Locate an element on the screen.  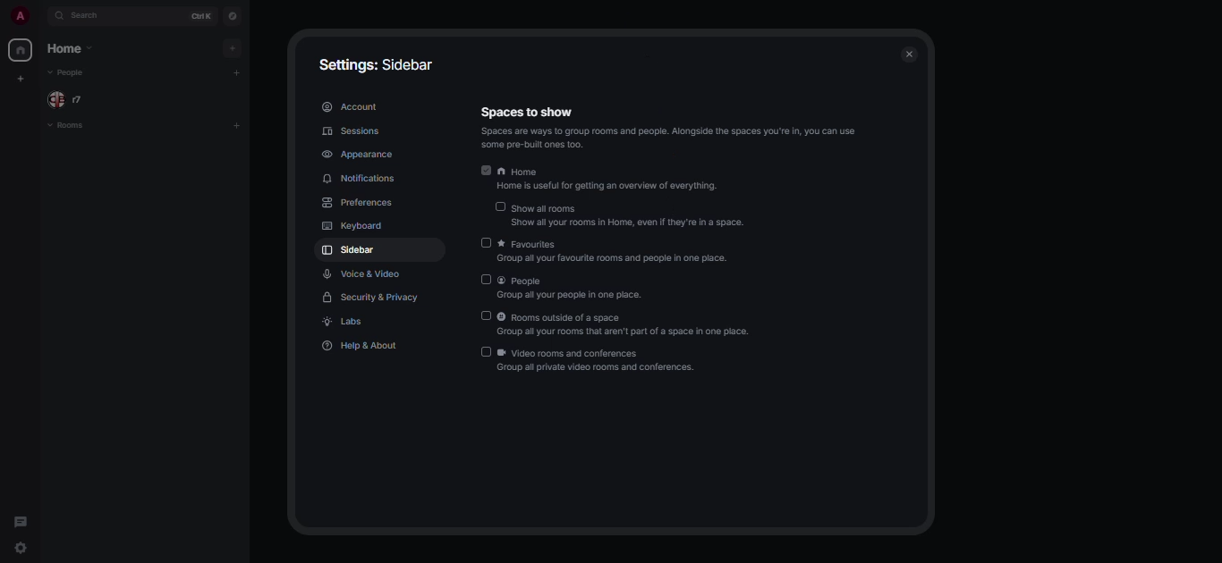
add is located at coordinates (240, 74).